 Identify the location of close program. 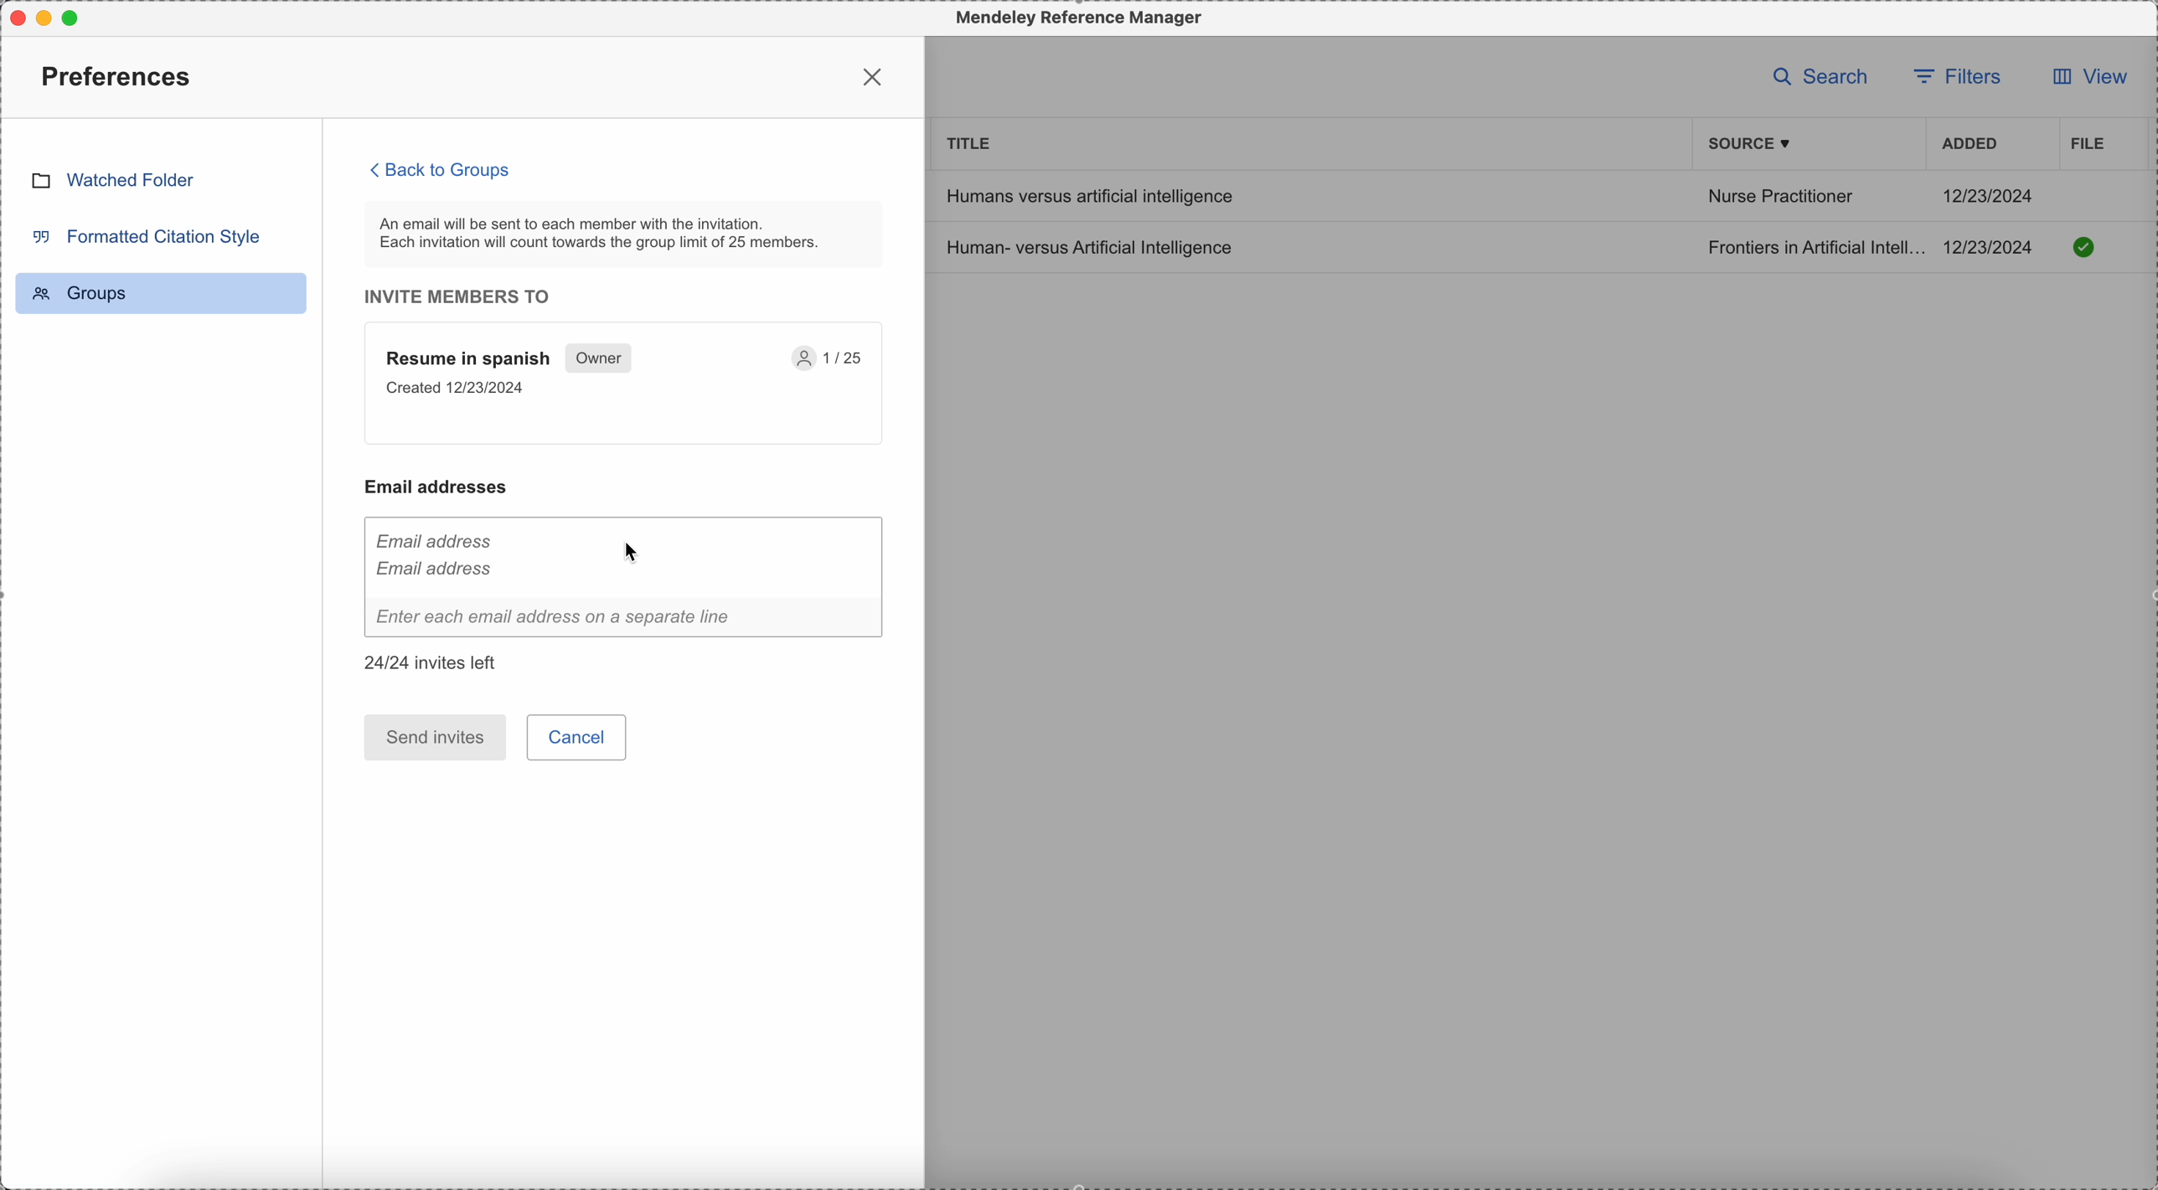
(13, 14).